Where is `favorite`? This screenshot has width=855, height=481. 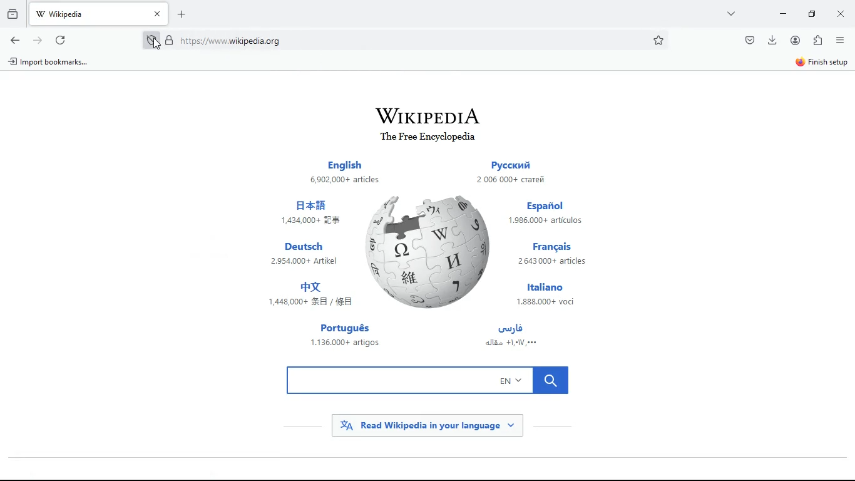
favorite is located at coordinates (658, 41).